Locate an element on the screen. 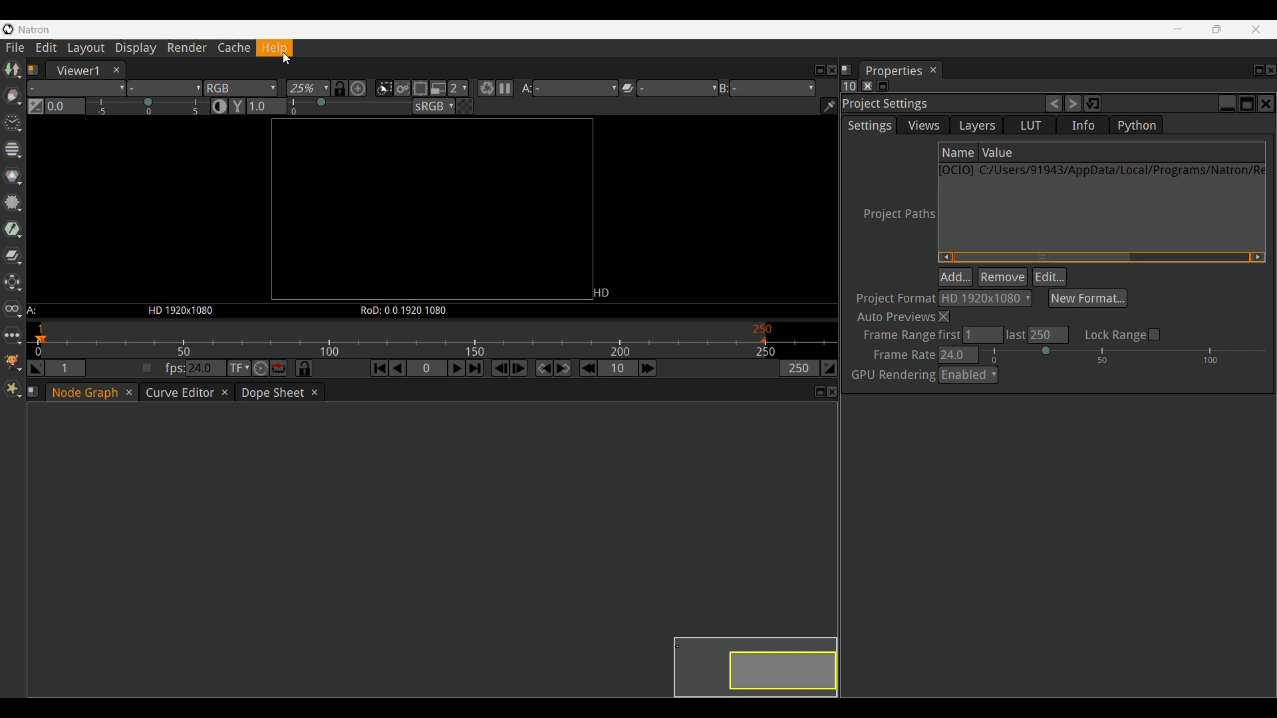  Switch between 1.0 gain f-stop and the previous setting is located at coordinates (35, 106).